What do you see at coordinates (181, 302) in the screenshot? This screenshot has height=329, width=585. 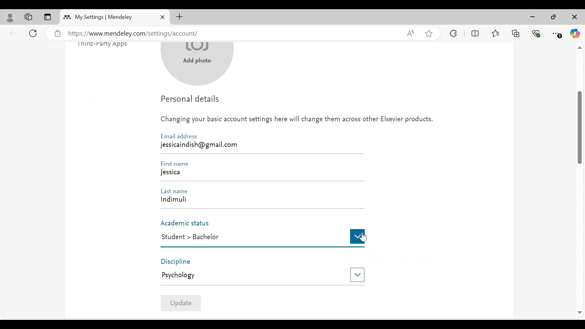 I see `Update` at bounding box center [181, 302].